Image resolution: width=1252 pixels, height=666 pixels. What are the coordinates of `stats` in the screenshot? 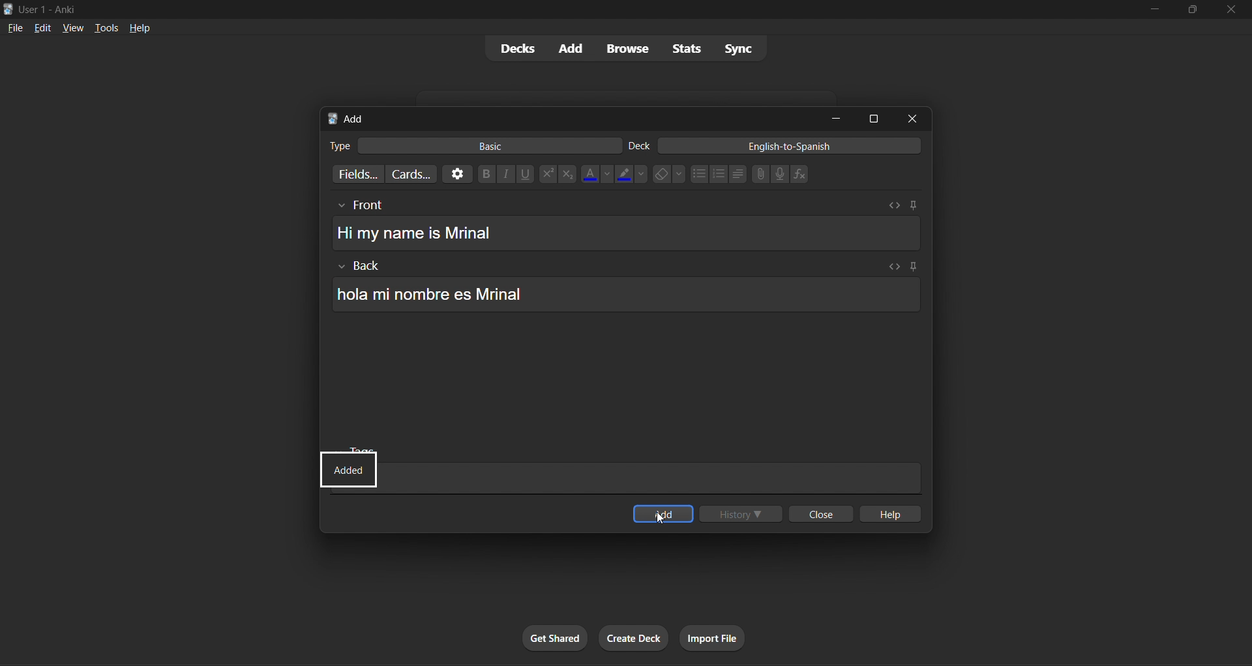 It's located at (682, 48).